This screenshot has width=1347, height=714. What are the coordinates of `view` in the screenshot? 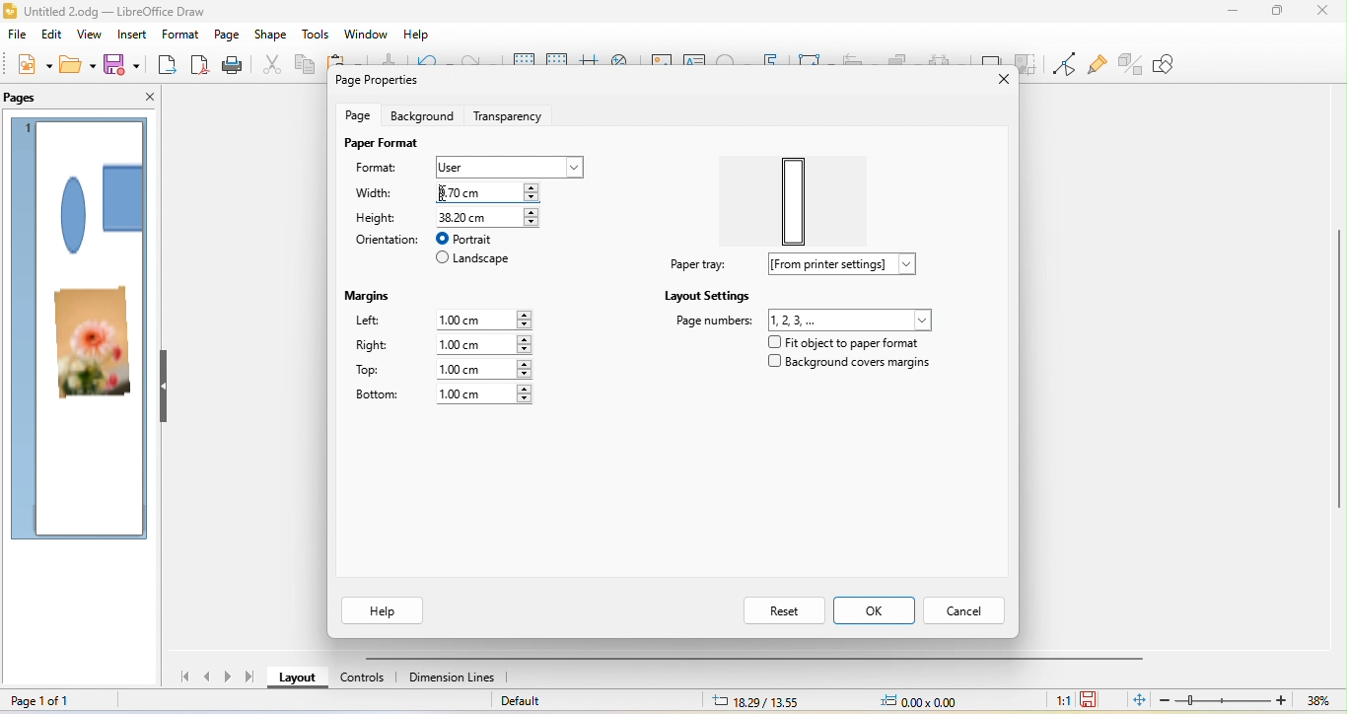 It's located at (89, 36).